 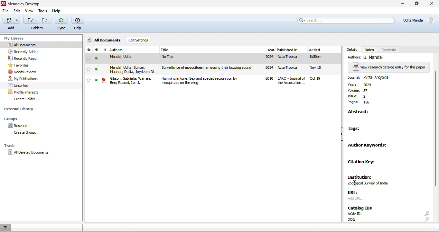 I want to click on title, so click(x=208, y=50).